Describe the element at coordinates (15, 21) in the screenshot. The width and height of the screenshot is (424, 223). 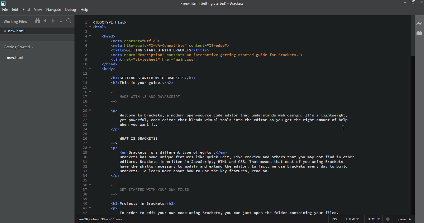
I see `working files` at that location.